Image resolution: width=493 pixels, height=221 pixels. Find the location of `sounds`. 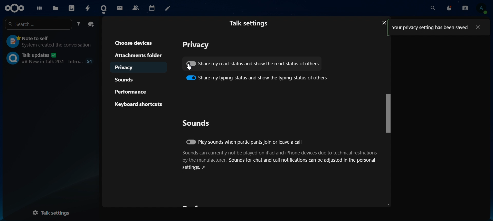

sounds is located at coordinates (128, 79).